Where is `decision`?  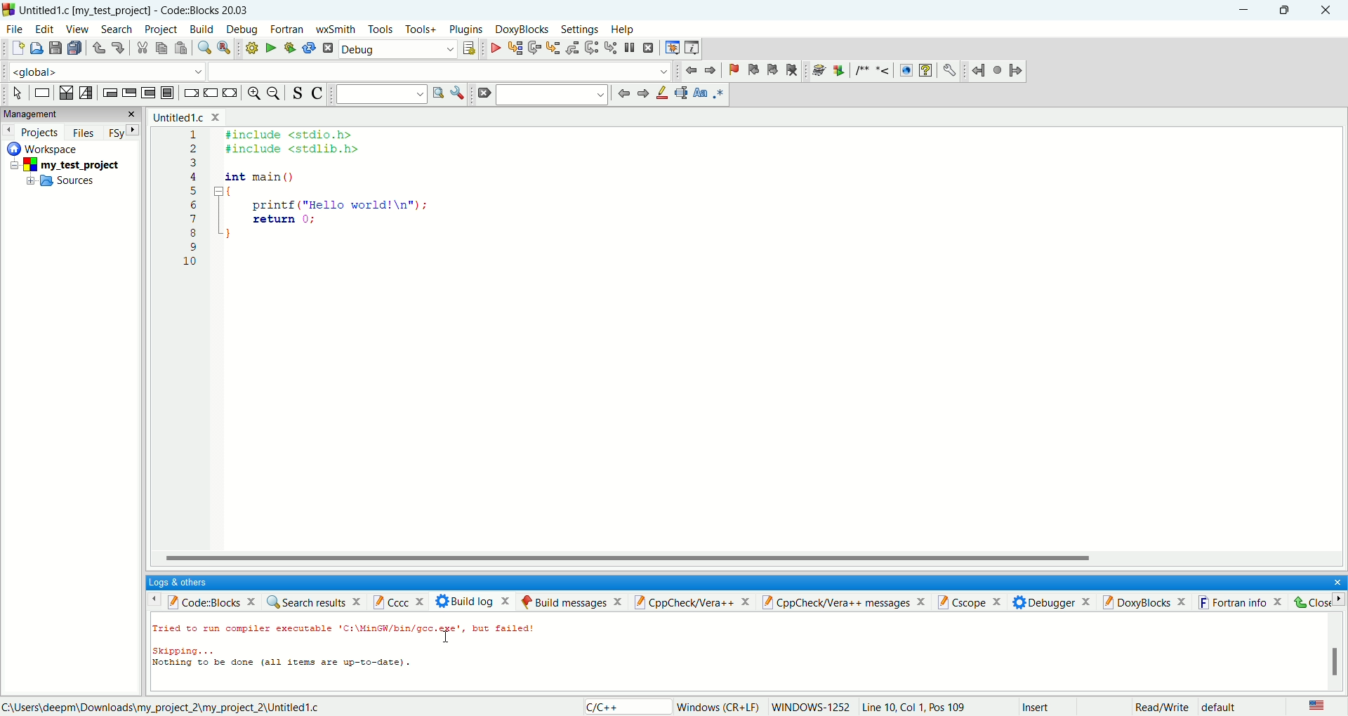 decision is located at coordinates (67, 92).